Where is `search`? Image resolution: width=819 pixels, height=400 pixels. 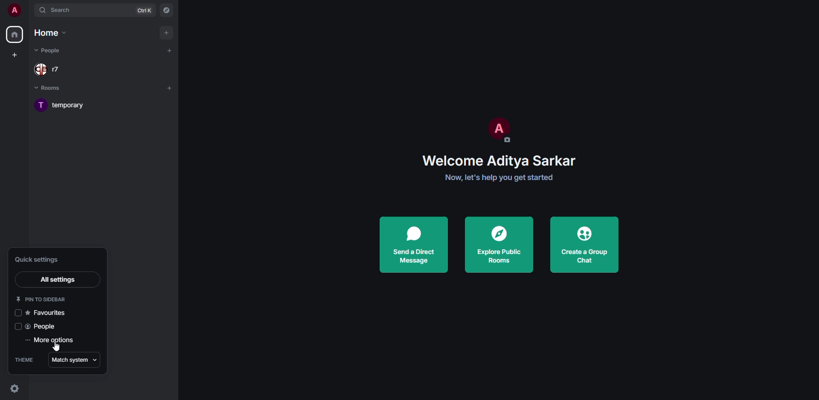
search is located at coordinates (57, 9).